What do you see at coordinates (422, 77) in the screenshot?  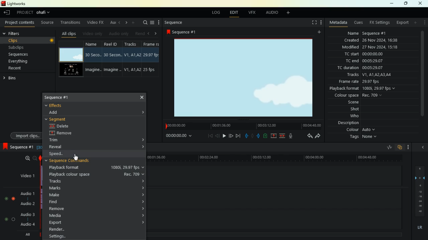 I see `scroll` at bounding box center [422, 77].